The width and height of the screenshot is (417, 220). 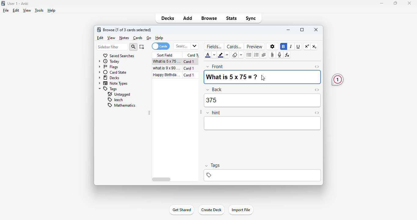 What do you see at coordinates (159, 38) in the screenshot?
I see `help` at bounding box center [159, 38].